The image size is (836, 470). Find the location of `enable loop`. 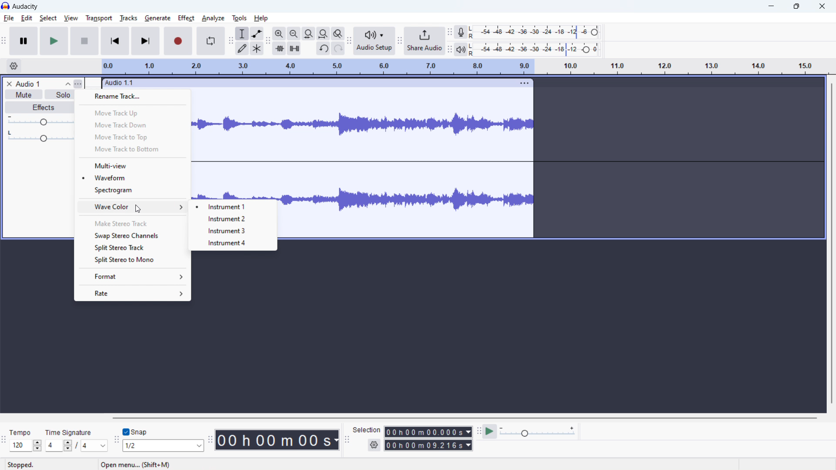

enable loop is located at coordinates (210, 41).